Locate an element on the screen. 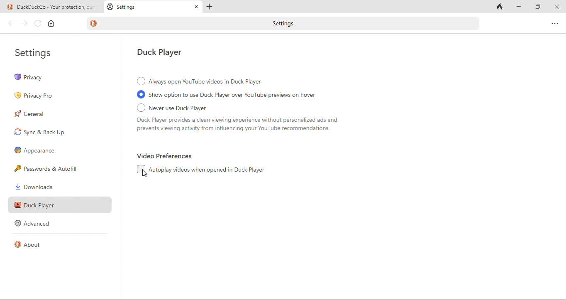 The height and width of the screenshot is (300, 566). privacy pro is located at coordinates (39, 96).